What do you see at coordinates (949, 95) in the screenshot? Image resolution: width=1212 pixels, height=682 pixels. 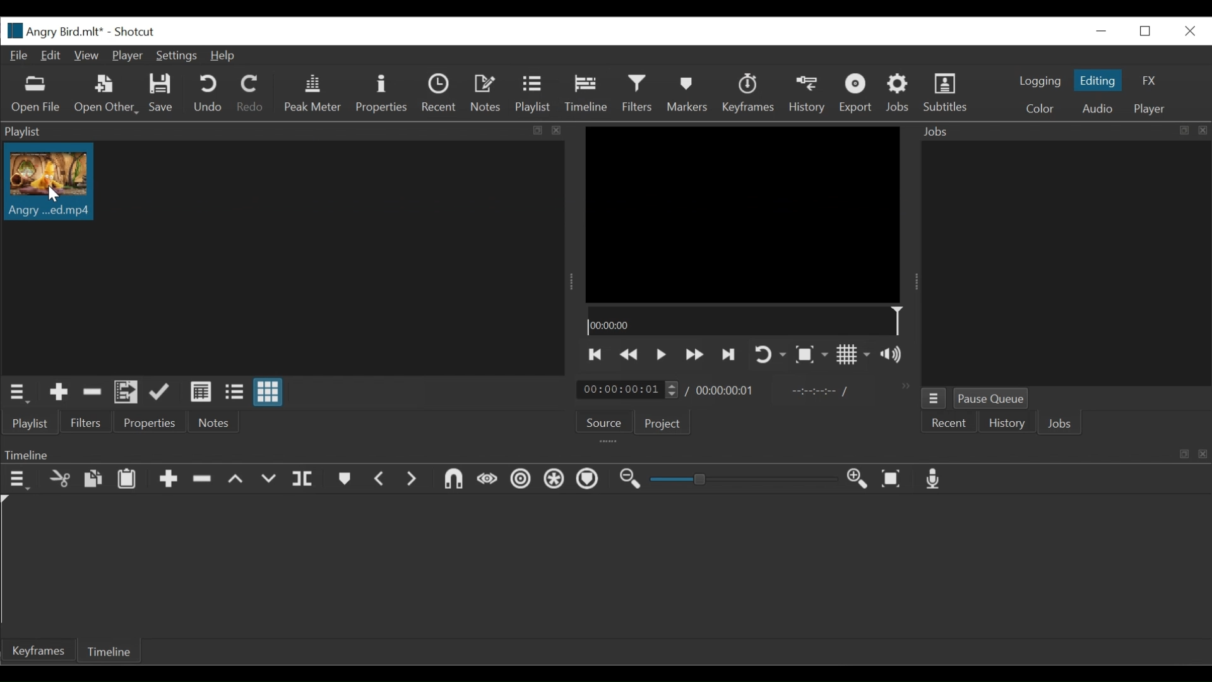 I see `Subtitles` at bounding box center [949, 95].